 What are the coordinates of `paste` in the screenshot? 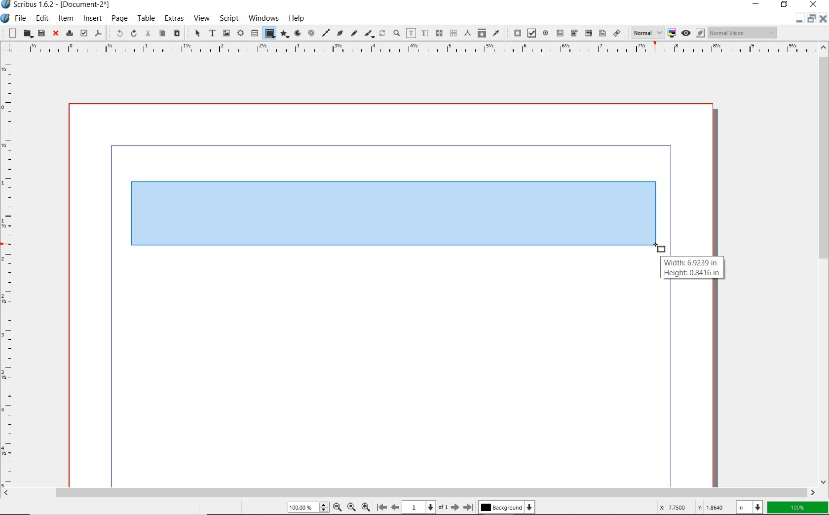 It's located at (177, 33).